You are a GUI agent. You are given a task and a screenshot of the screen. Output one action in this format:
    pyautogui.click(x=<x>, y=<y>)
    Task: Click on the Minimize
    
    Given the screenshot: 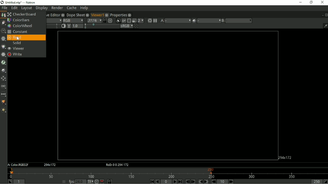 What is the action you would take?
    pyautogui.click(x=299, y=3)
    